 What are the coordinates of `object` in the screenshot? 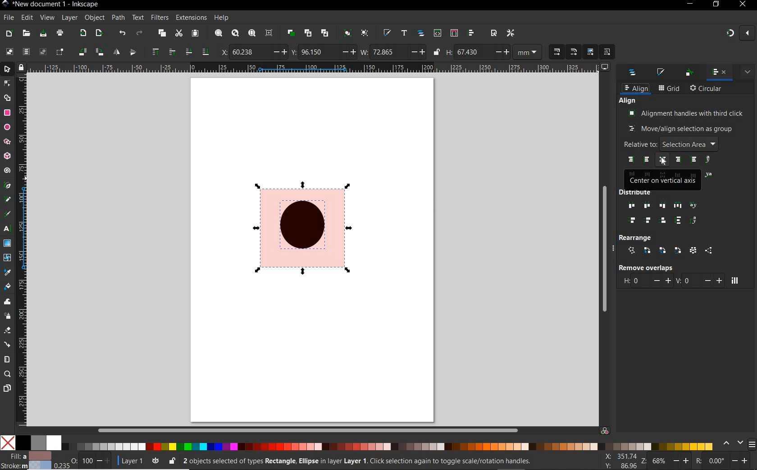 It's located at (94, 17).